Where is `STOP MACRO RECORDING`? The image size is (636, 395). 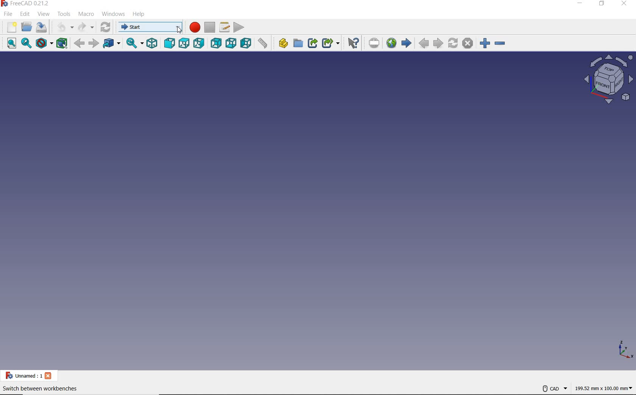 STOP MACRO RECORDING is located at coordinates (210, 27).